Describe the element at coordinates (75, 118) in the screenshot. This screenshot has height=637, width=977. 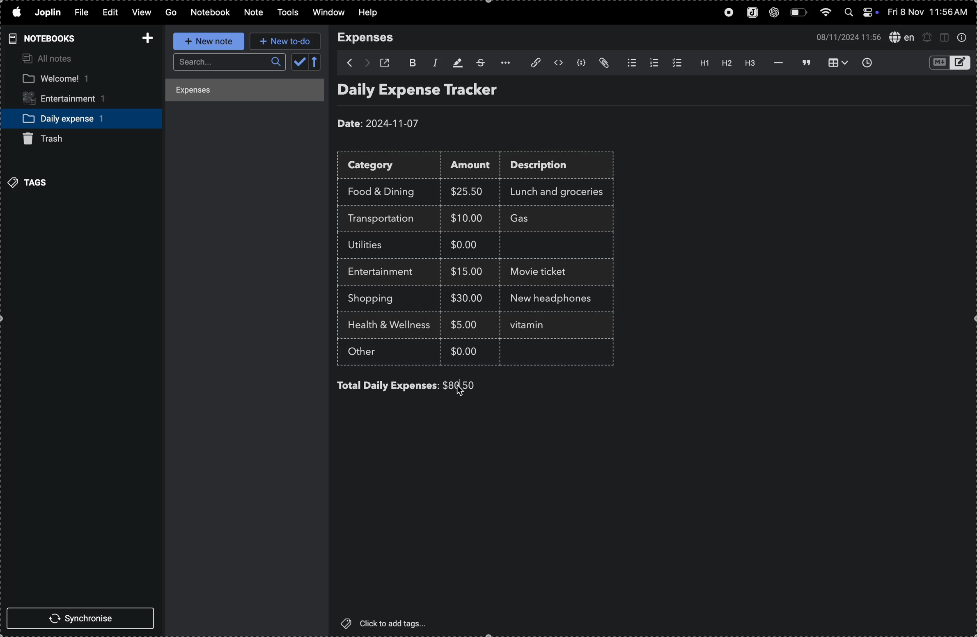
I see `daily expense notebook` at that location.